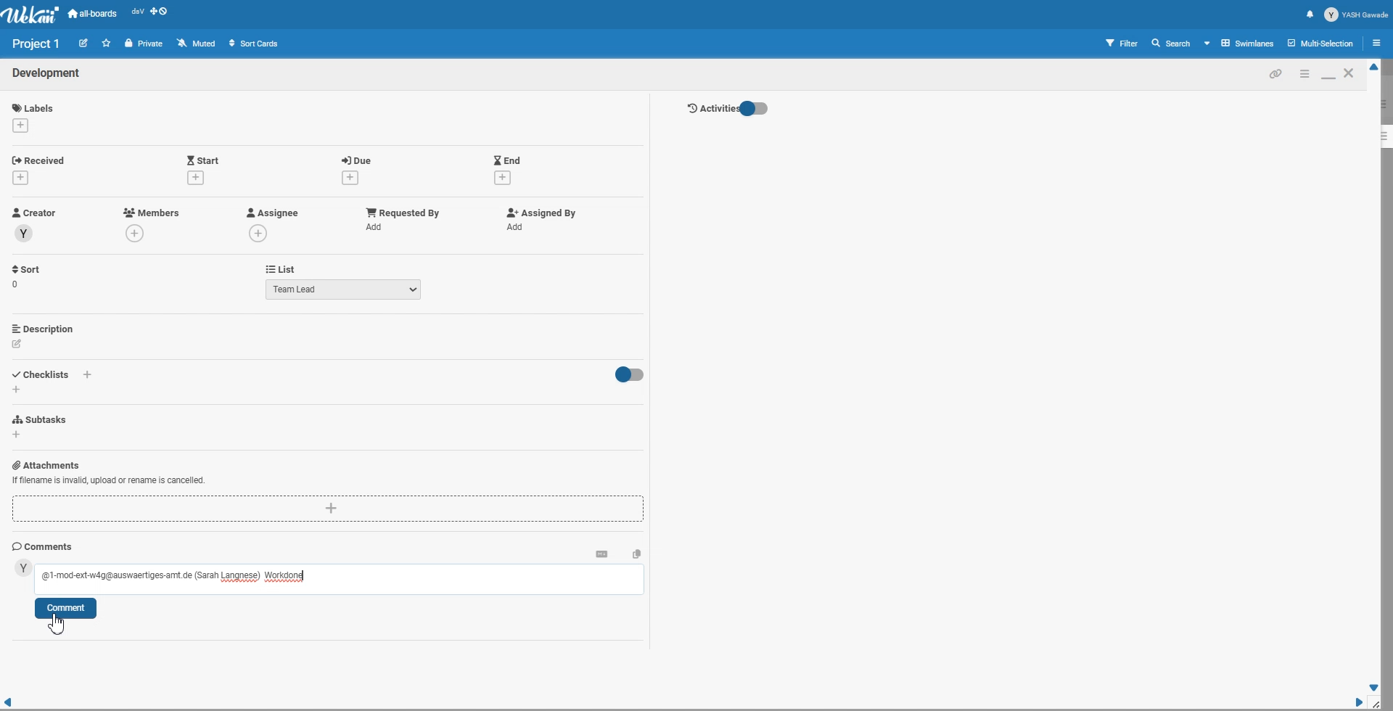  Describe the element at coordinates (17, 344) in the screenshot. I see `edit` at that location.